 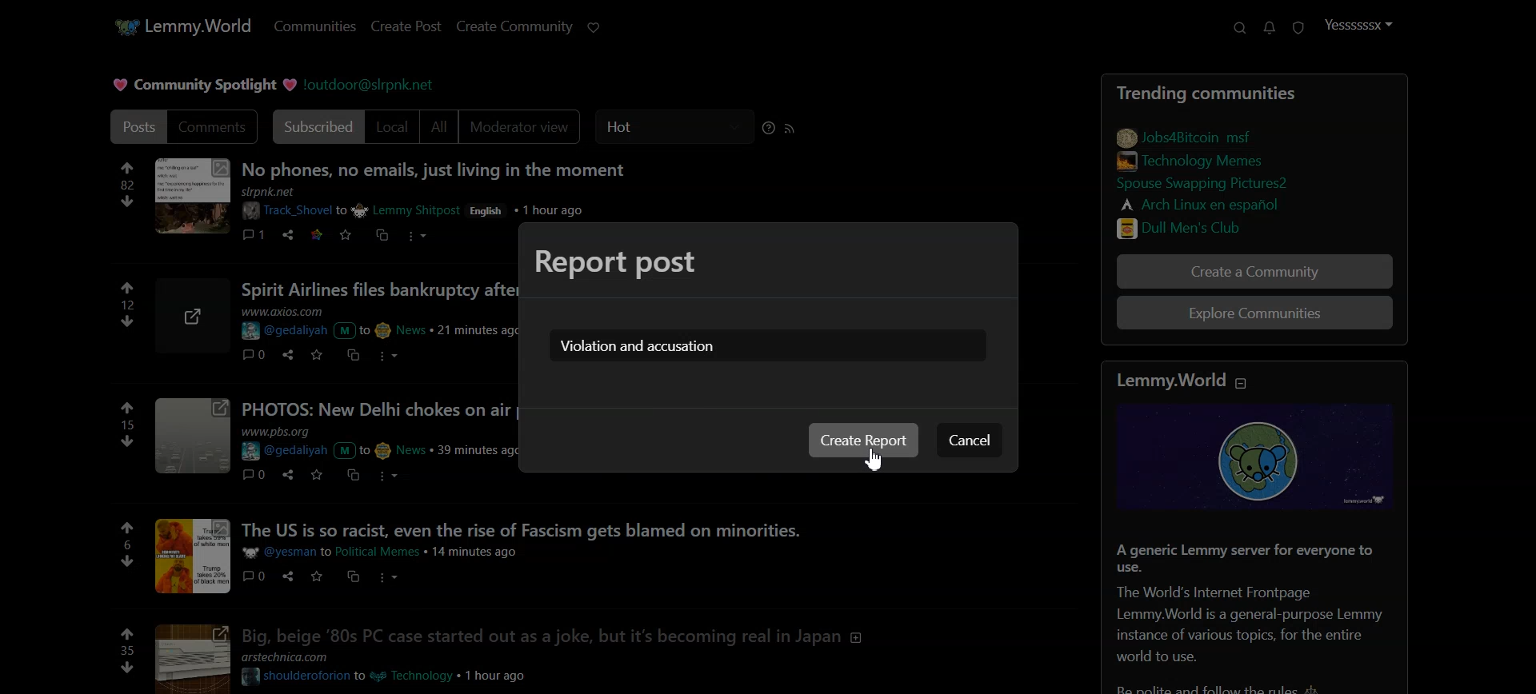 What do you see at coordinates (180, 25) in the screenshot?
I see `Home page` at bounding box center [180, 25].